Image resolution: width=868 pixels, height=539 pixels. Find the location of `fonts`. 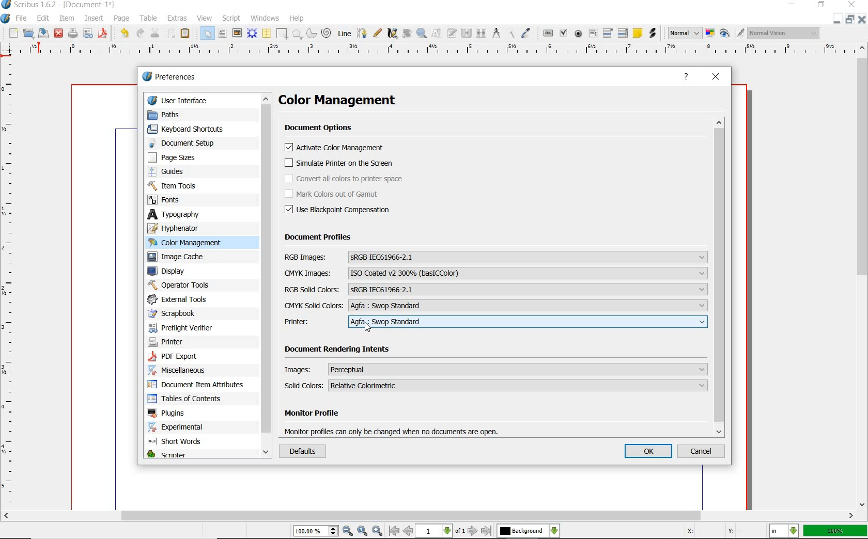

fonts is located at coordinates (183, 199).